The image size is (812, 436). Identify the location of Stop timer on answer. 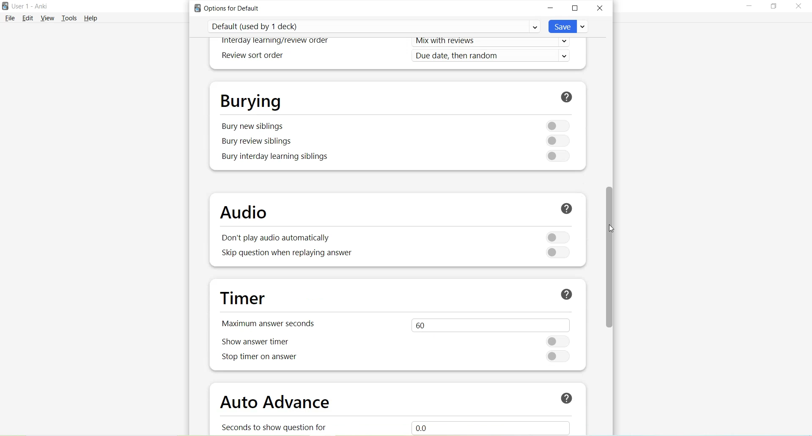
(259, 359).